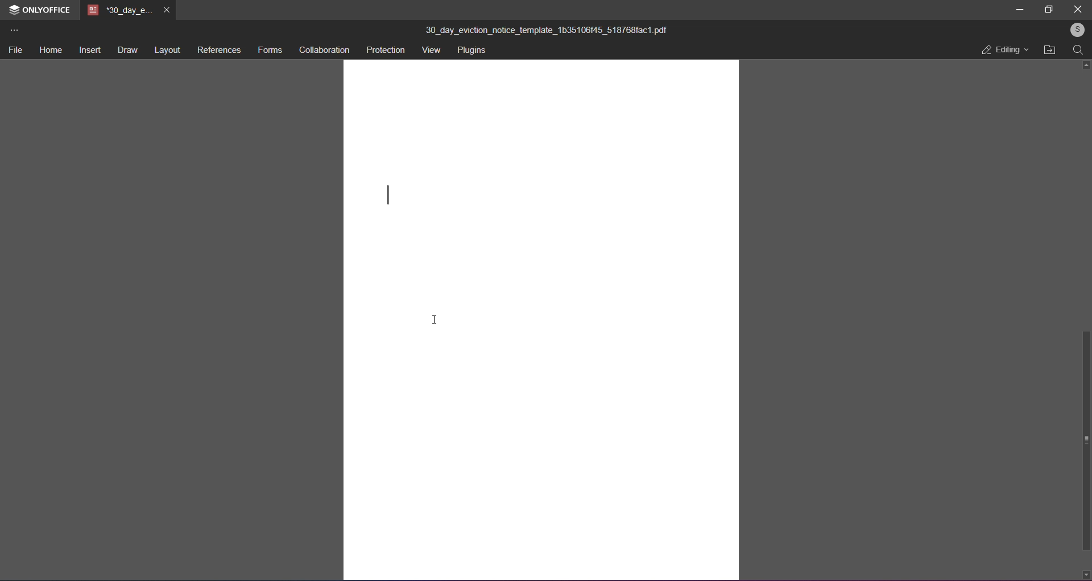  I want to click on view, so click(431, 51).